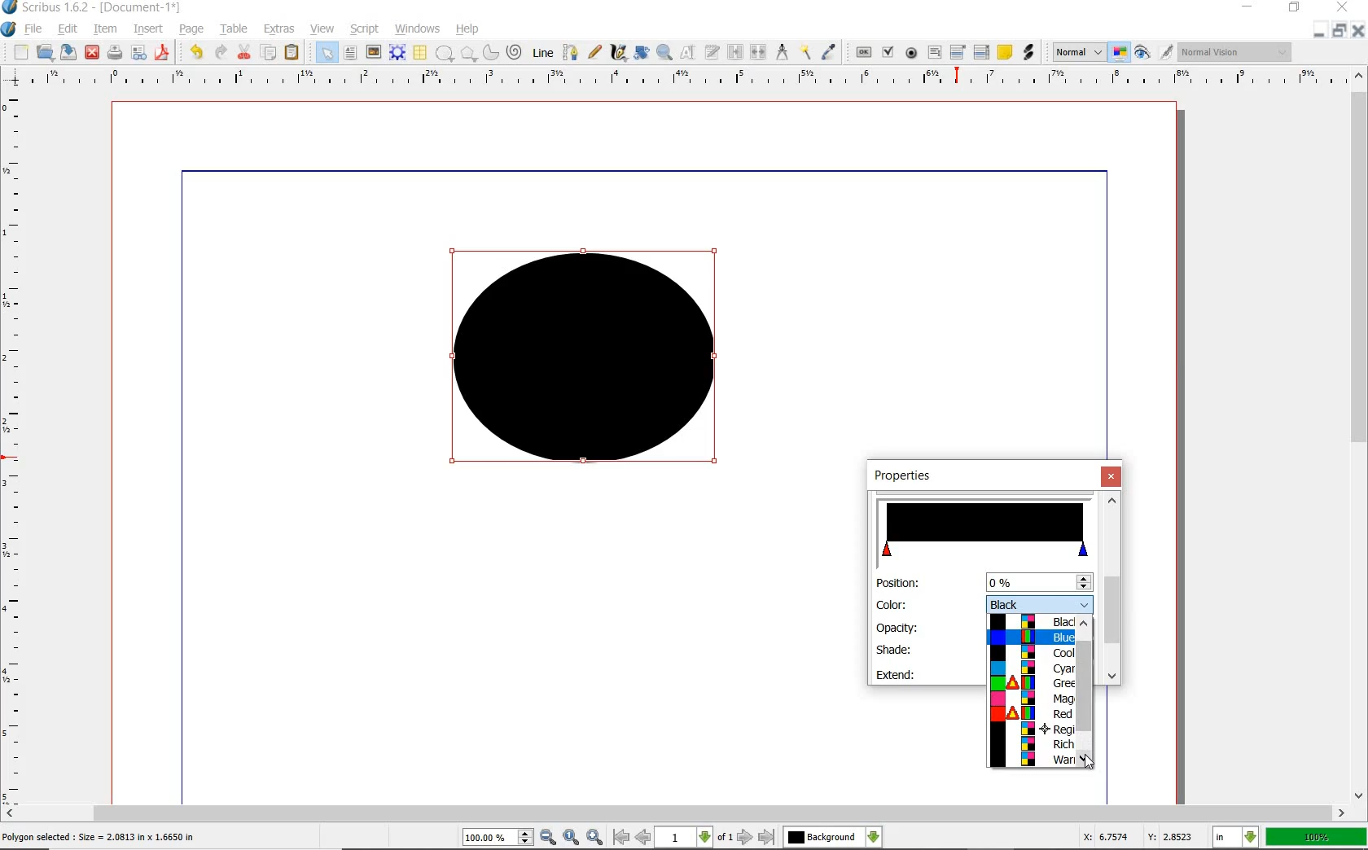 This screenshot has width=1368, height=850. What do you see at coordinates (735, 51) in the screenshot?
I see `LINK TEXT FRAME` at bounding box center [735, 51].